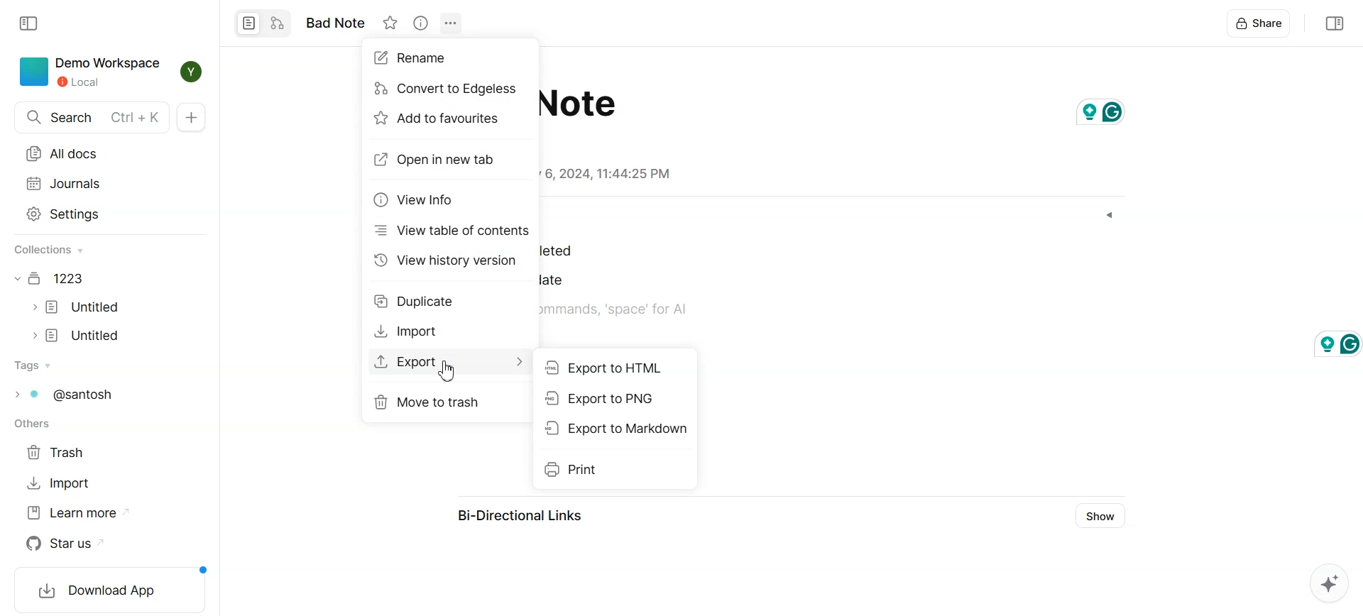  I want to click on Rename, so click(420, 58).